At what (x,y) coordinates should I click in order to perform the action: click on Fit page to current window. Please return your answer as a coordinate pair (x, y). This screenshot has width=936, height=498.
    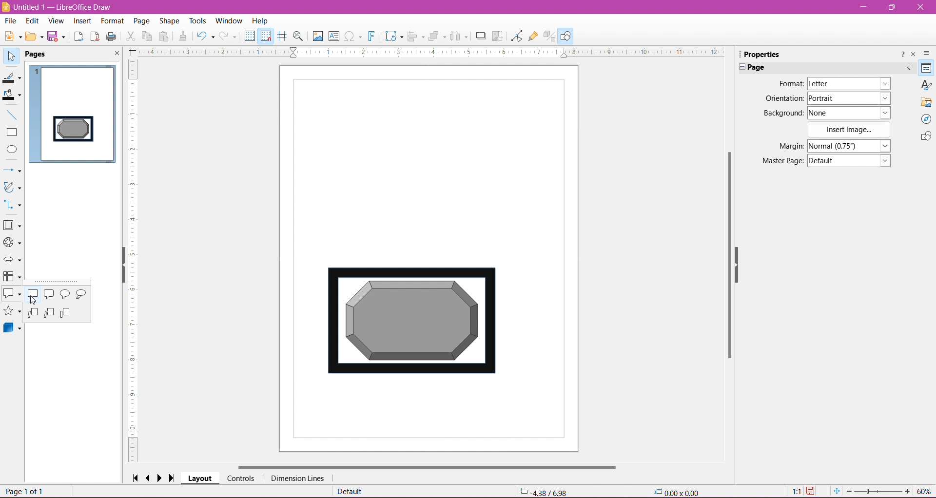
    Looking at the image, I should click on (836, 491).